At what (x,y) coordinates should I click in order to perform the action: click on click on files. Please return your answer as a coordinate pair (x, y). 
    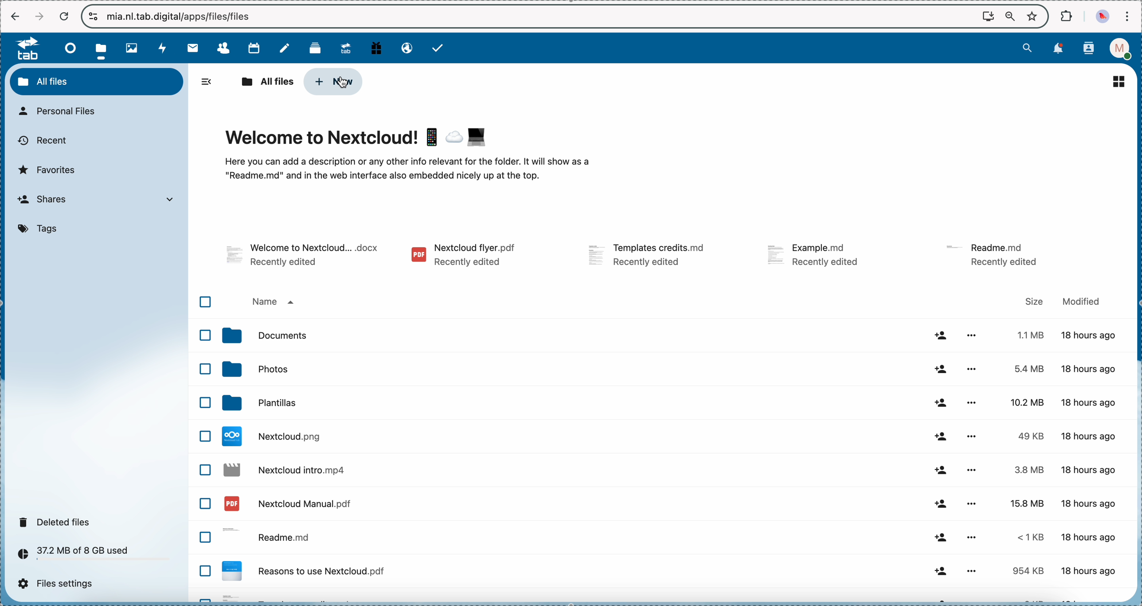
    Looking at the image, I should click on (104, 48).